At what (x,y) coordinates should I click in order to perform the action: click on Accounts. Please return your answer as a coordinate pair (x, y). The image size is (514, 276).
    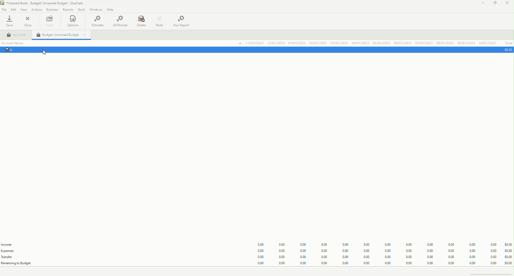
    Looking at the image, I should click on (17, 35).